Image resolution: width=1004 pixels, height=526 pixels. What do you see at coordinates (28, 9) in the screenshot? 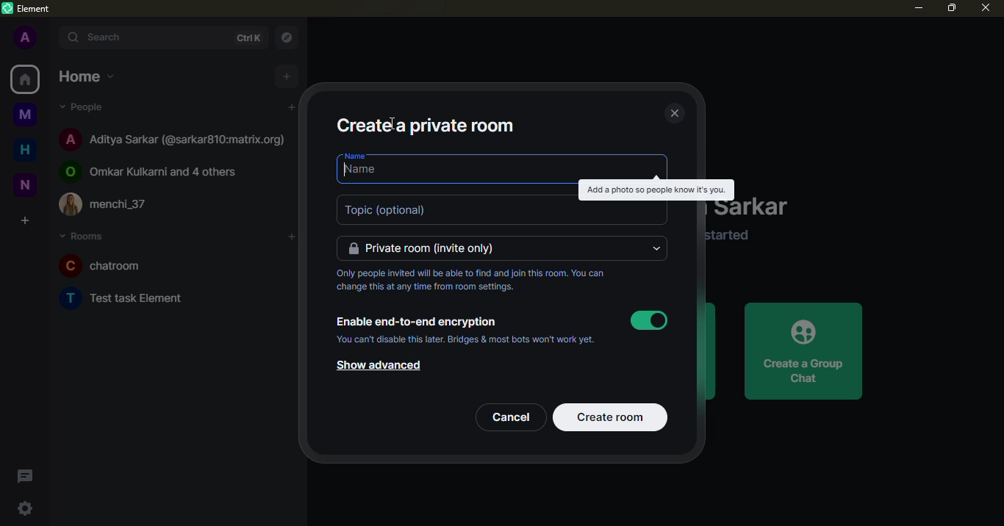
I see `element` at bounding box center [28, 9].